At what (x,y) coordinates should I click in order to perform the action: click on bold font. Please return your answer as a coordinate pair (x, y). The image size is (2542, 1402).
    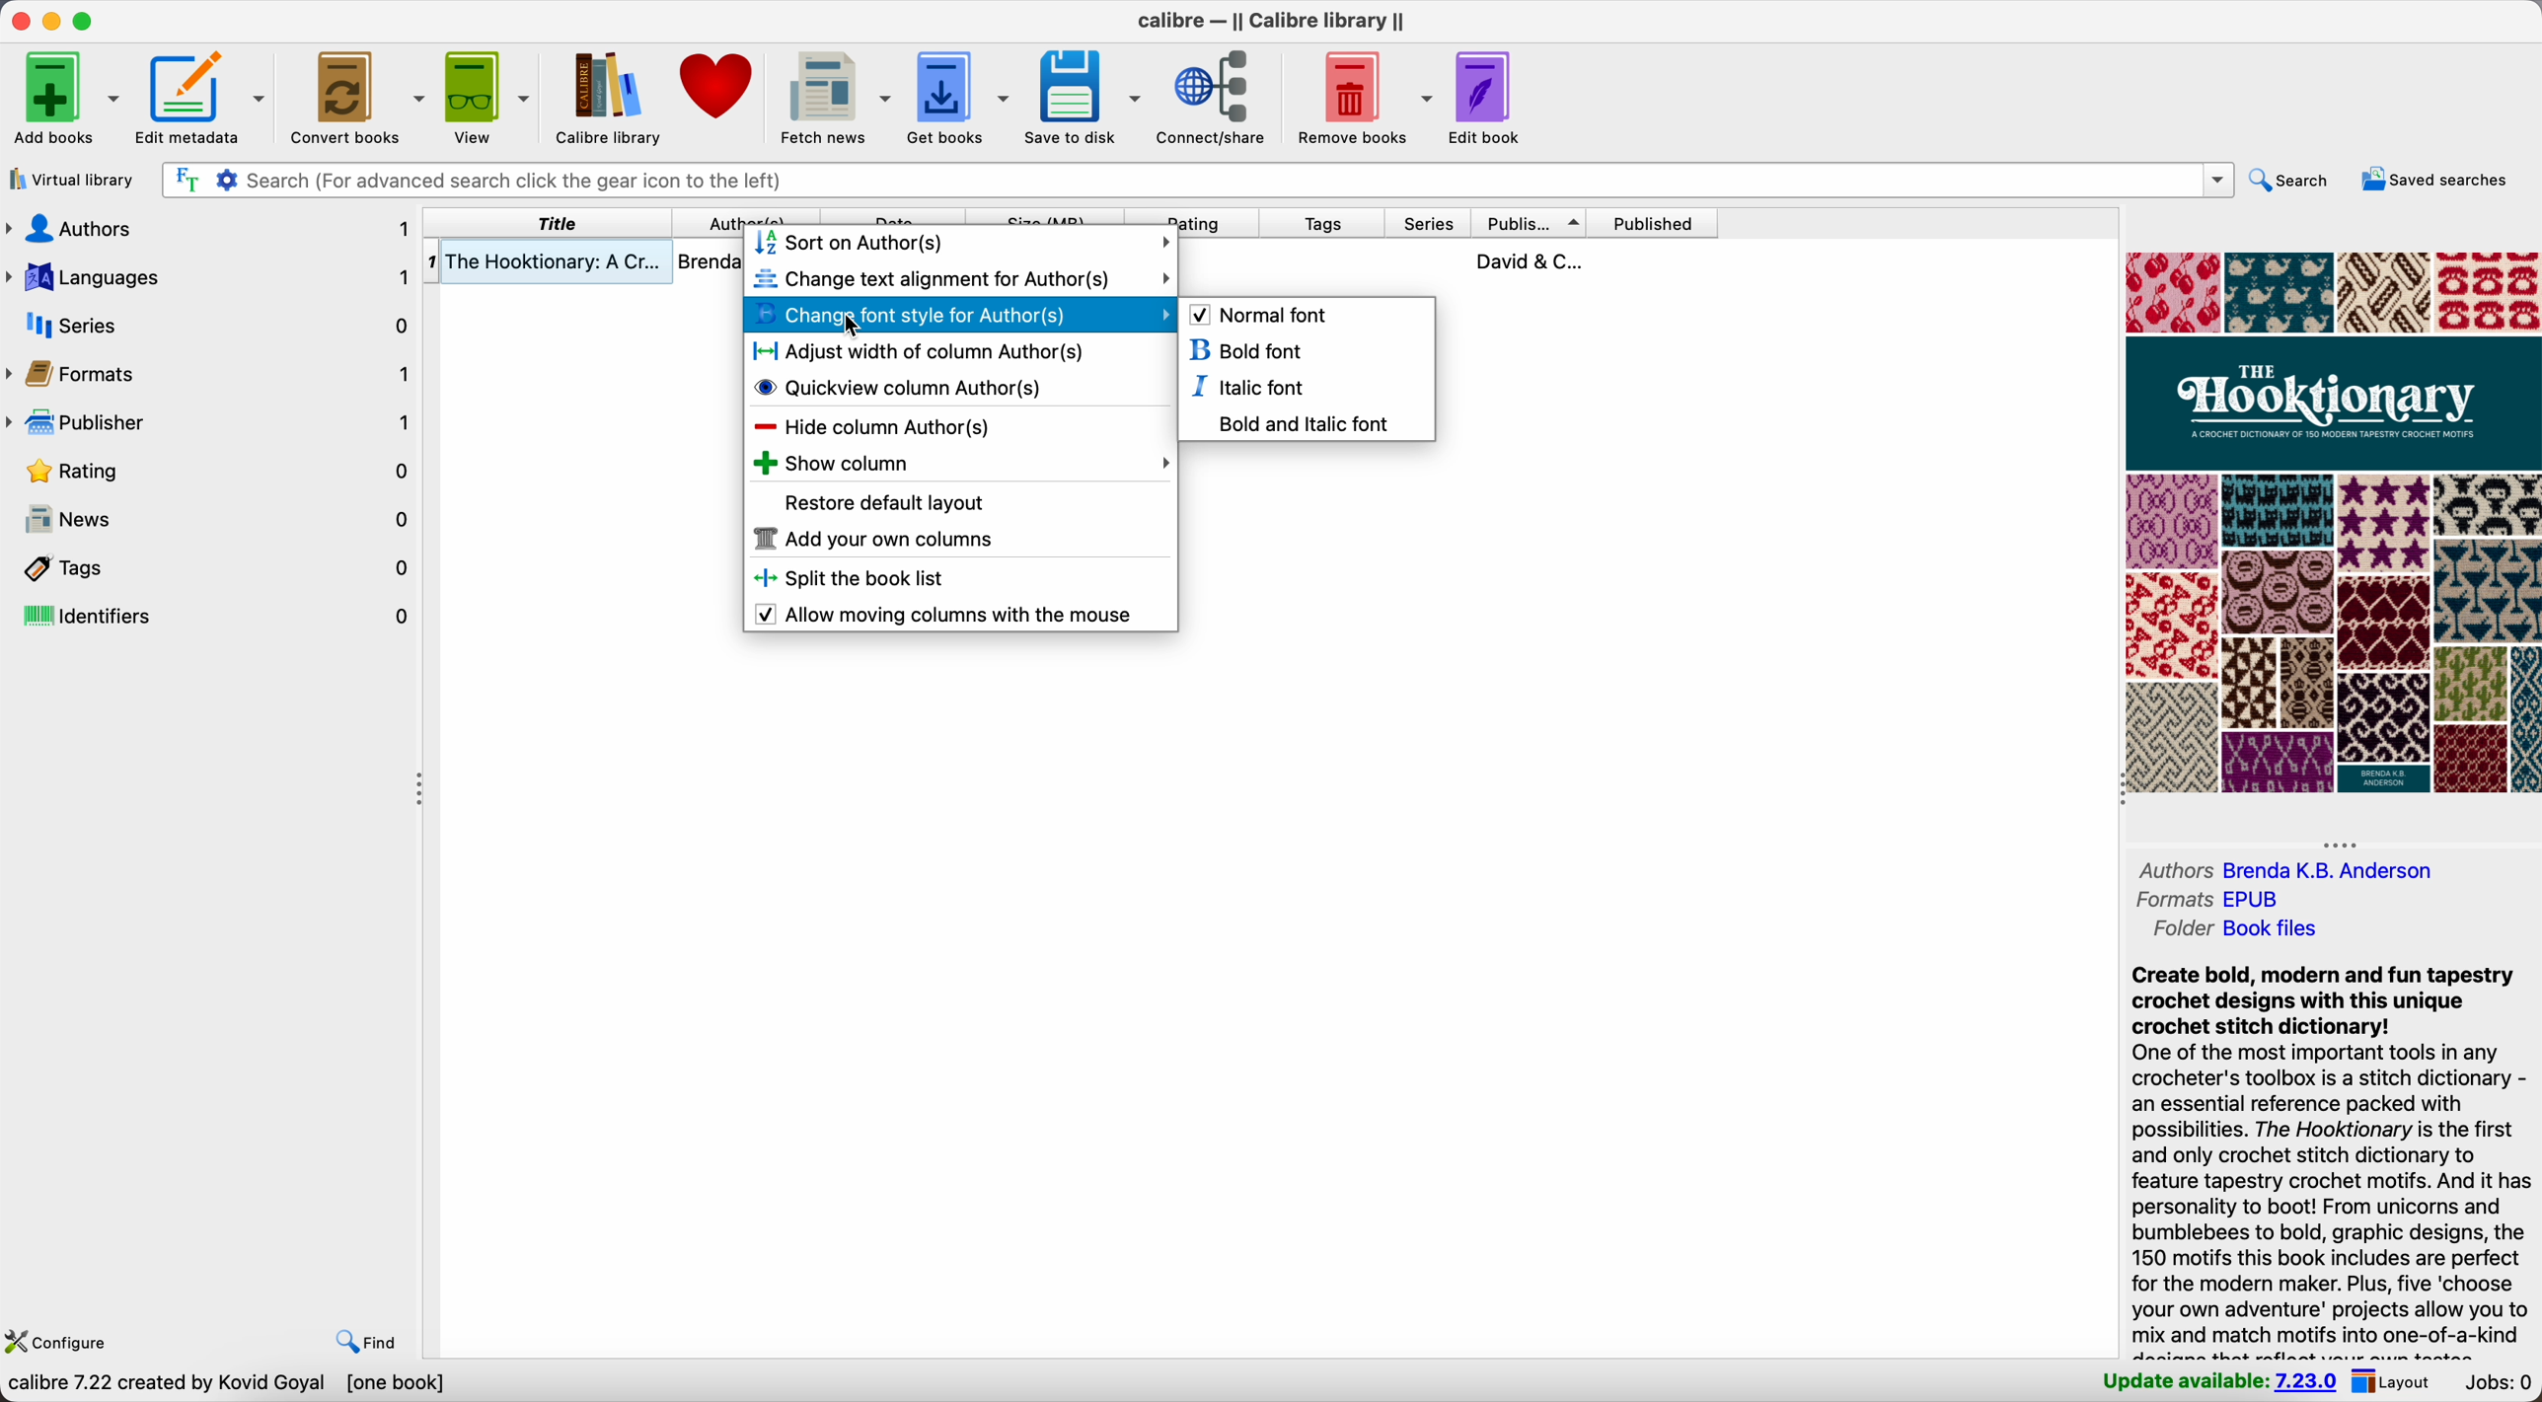
    Looking at the image, I should click on (1245, 352).